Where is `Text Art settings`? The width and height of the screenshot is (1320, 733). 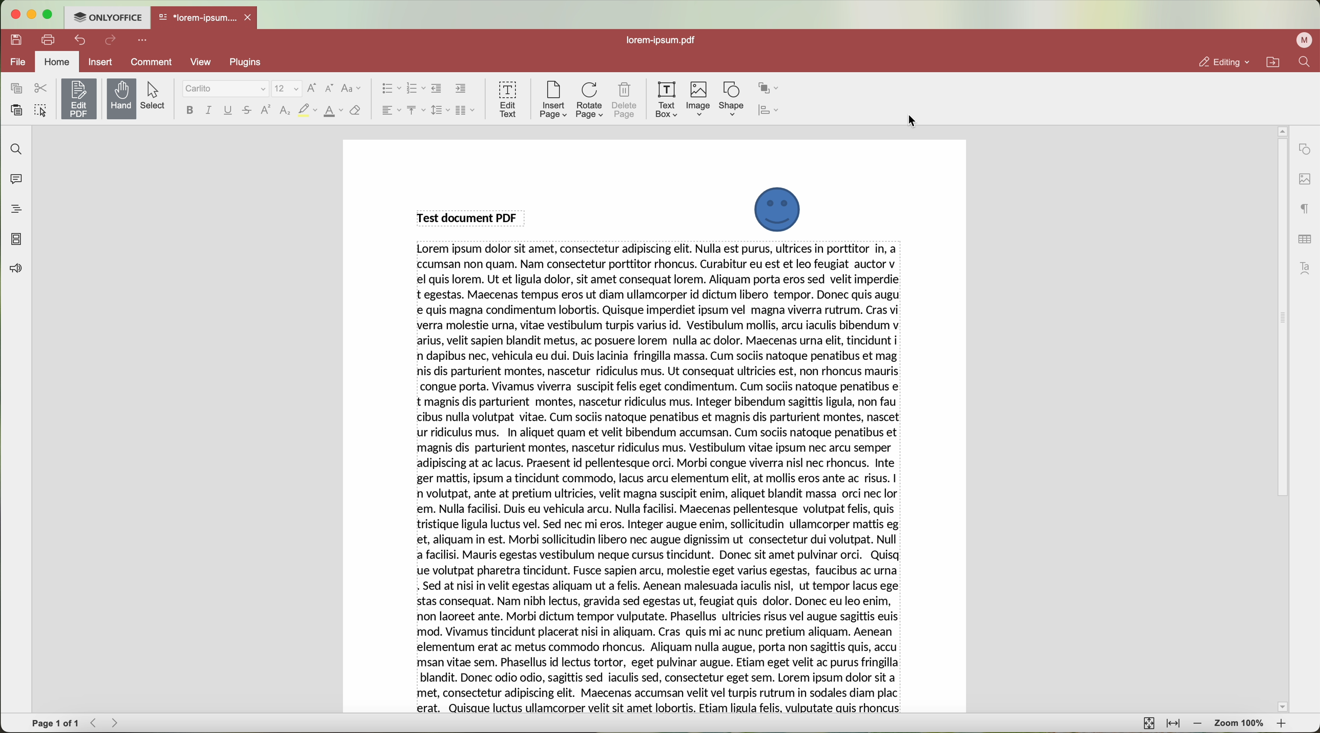
Text Art settings is located at coordinates (1306, 267).